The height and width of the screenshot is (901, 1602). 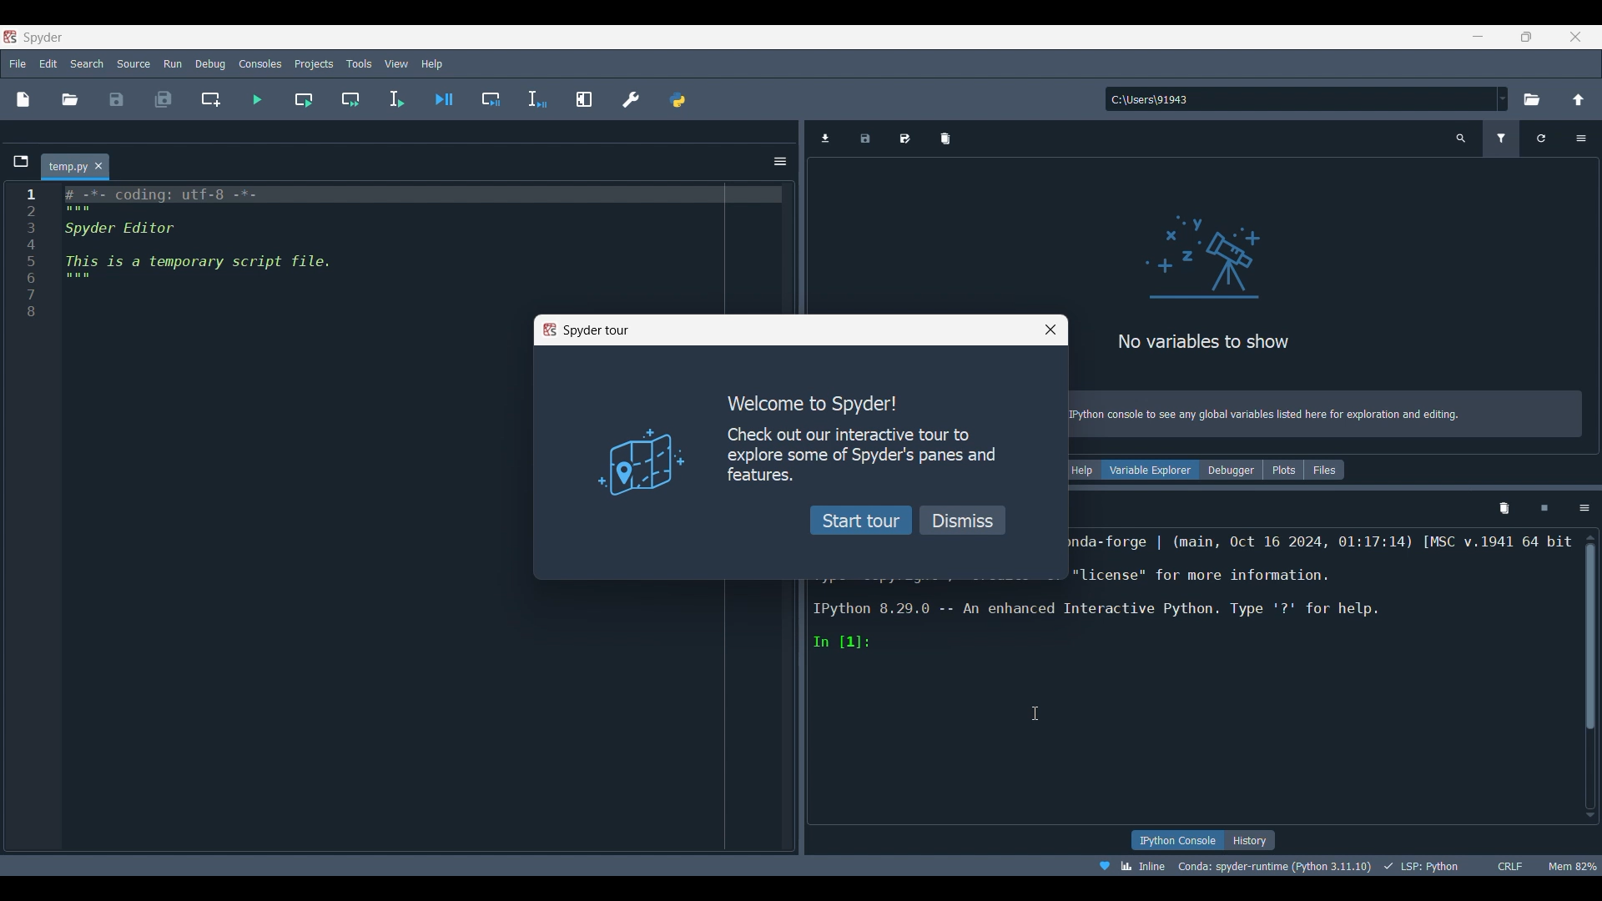 I want to click on New file, so click(x=24, y=99).